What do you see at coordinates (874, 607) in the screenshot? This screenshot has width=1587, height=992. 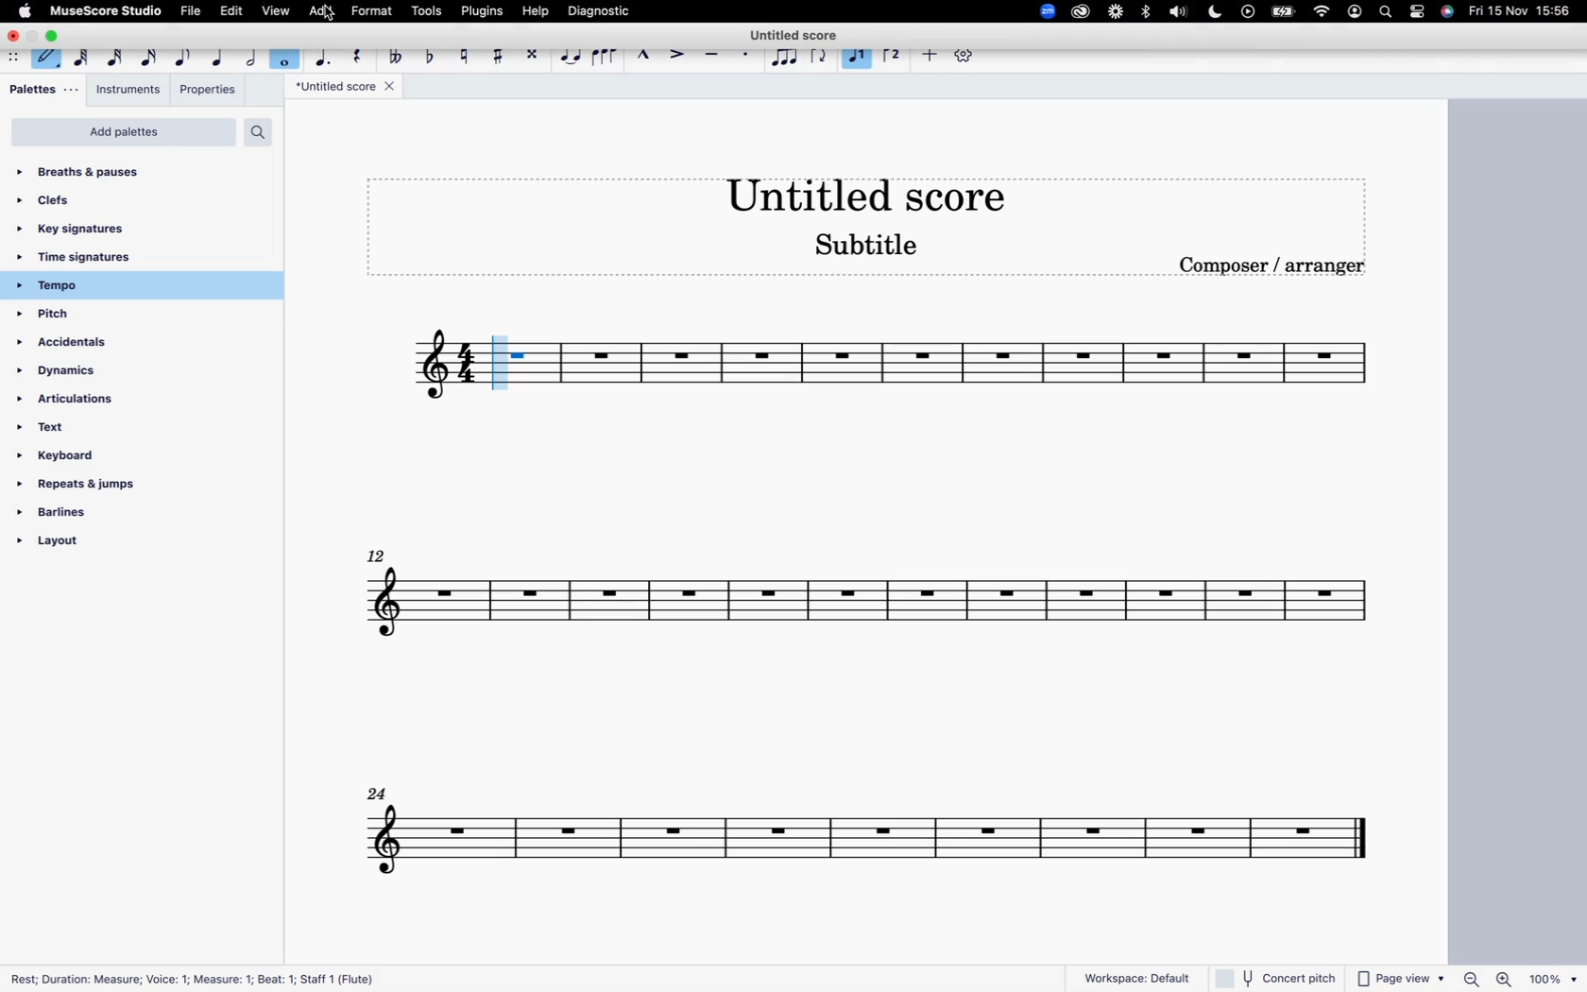 I see `score` at bounding box center [874, 607].